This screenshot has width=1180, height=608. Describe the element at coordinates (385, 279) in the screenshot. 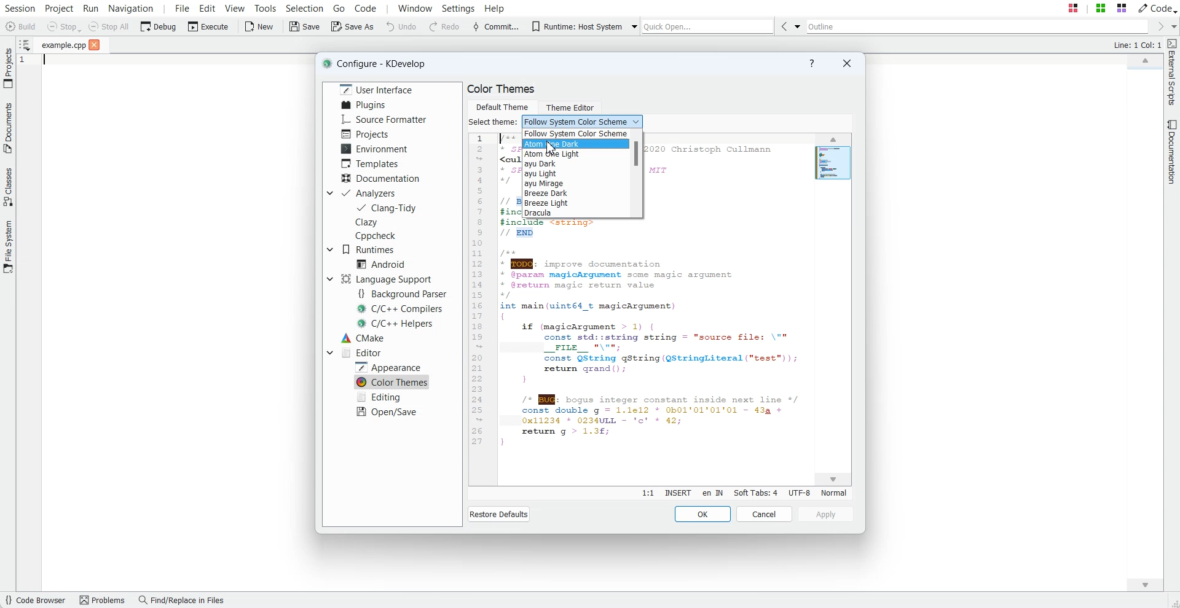

I see `Language Support` at that location.